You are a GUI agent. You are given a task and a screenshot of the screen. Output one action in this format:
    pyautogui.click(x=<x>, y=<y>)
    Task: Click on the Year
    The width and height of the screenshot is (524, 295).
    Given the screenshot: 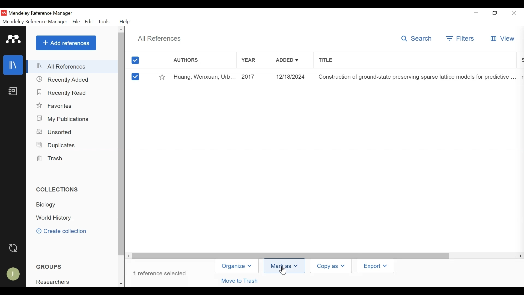 What is the action you would take?
    pyautogui.click(x=255, y=77)
    